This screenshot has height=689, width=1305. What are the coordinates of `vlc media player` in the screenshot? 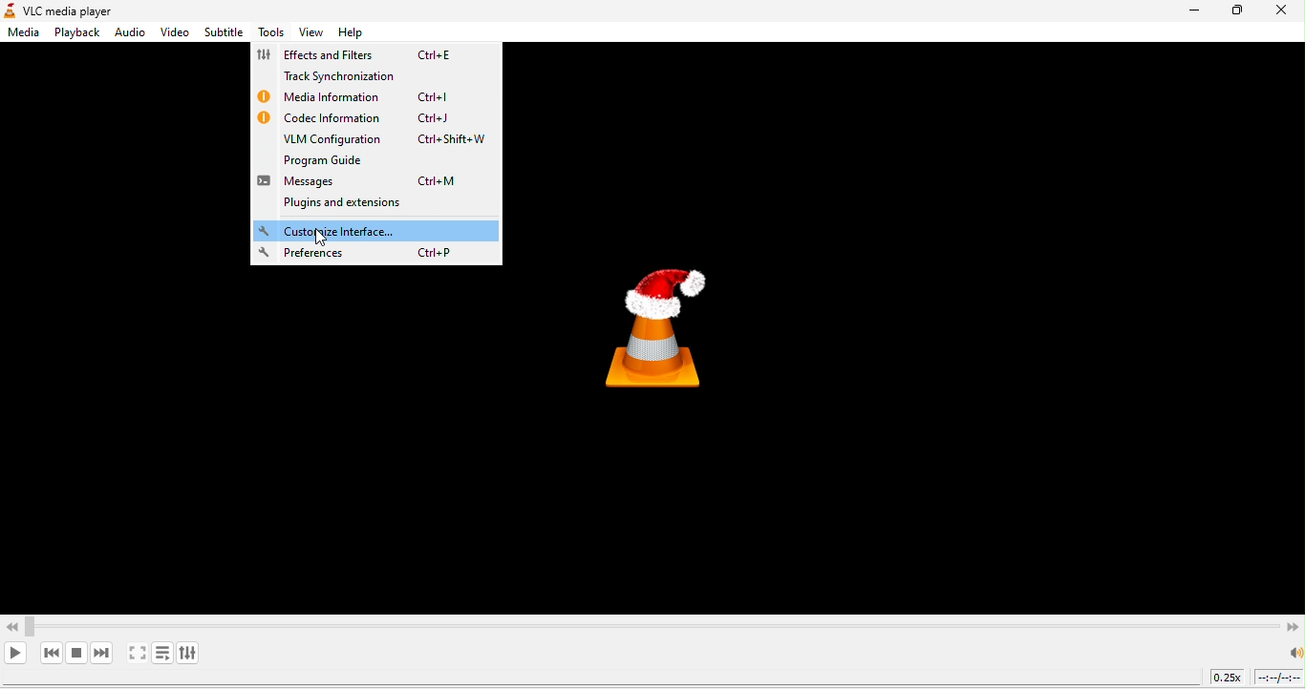 It's located at (75, 11).